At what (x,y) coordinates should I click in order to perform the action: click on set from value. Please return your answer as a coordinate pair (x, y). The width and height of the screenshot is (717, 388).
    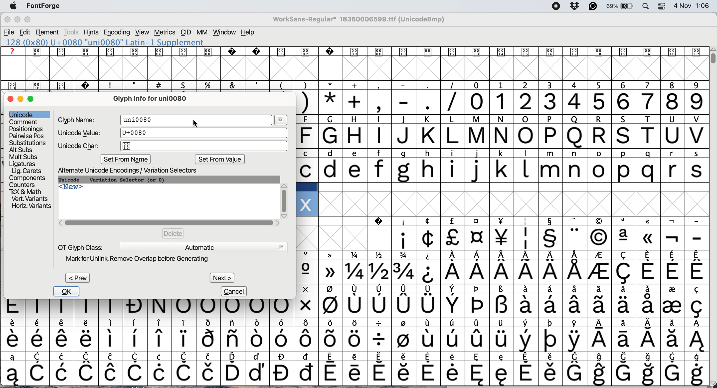
    Looking at the image, I should click on (220, 160).